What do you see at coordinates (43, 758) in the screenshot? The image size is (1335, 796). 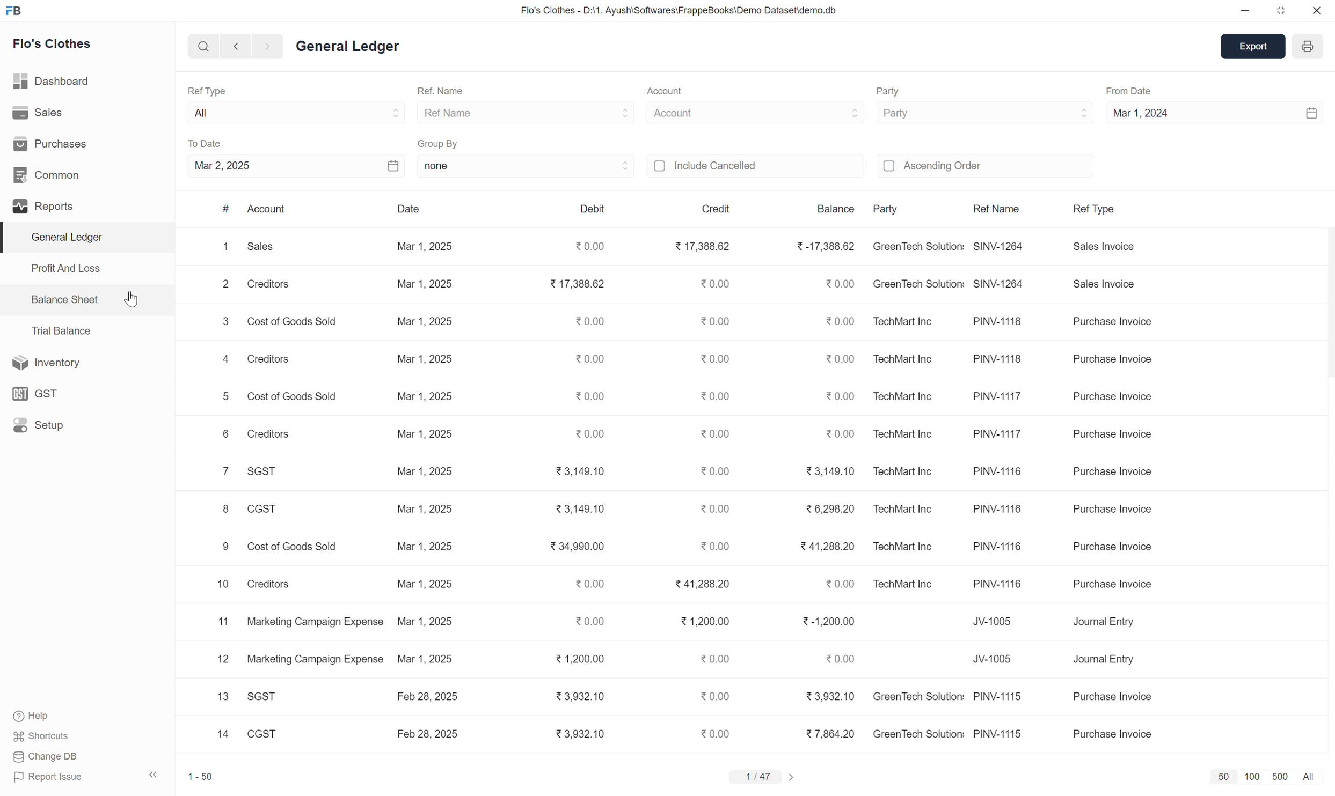 I see ` Change DB` at bounding box center [43, 758].